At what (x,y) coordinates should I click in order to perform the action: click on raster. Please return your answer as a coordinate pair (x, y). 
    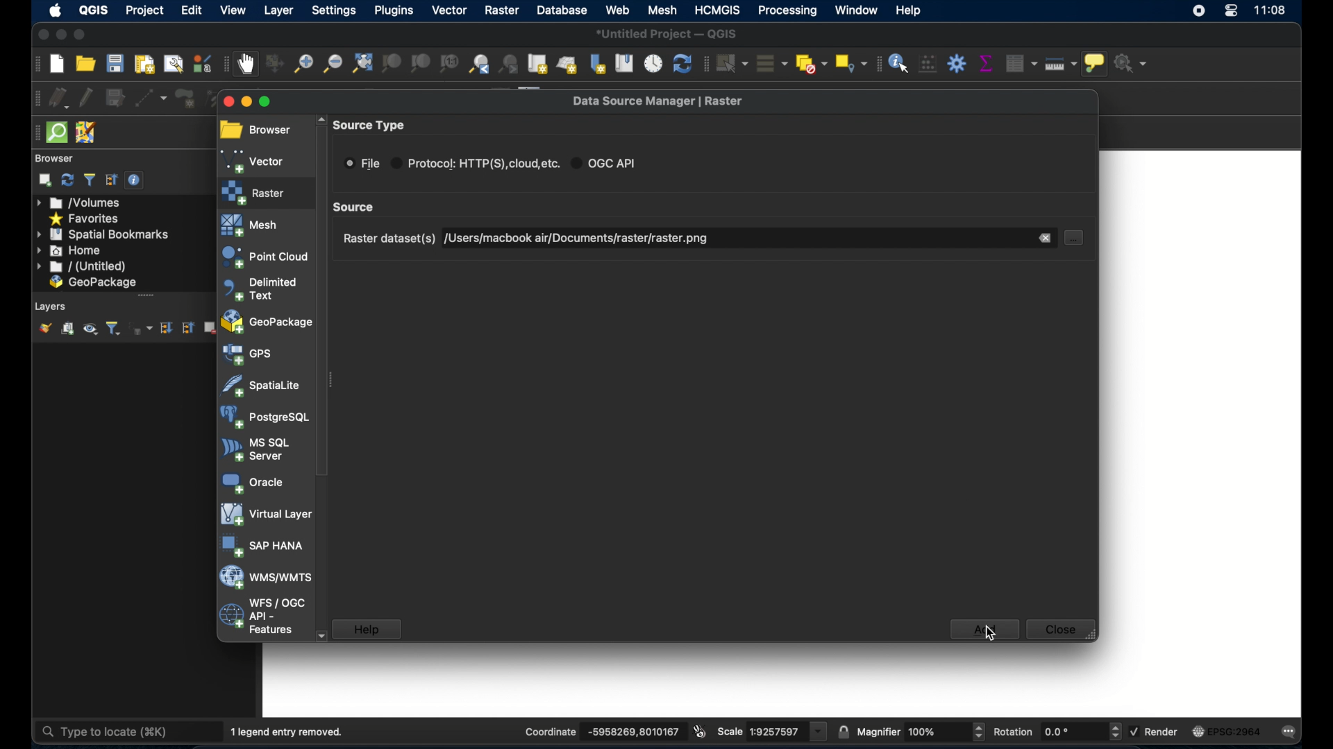
    Looking at the image, I should click on (502, 11).